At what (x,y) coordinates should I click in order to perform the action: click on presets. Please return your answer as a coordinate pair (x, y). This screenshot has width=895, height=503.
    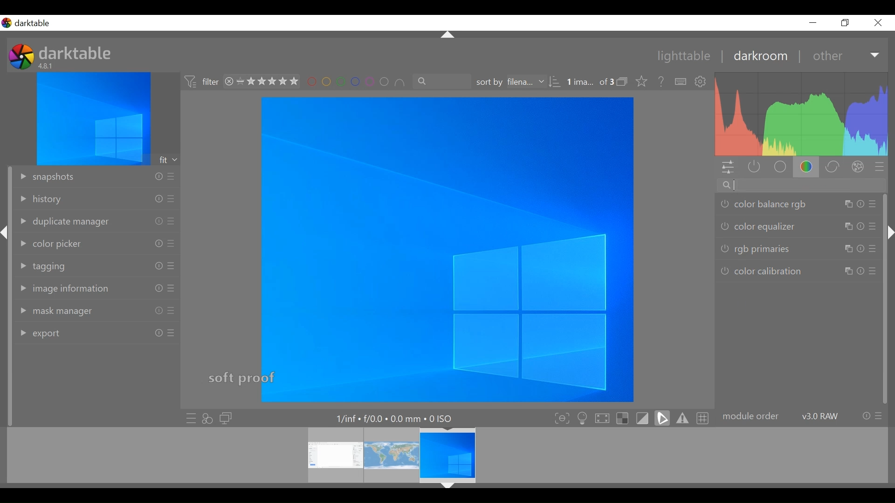
    Looking at the image, I should click on (872, 225).